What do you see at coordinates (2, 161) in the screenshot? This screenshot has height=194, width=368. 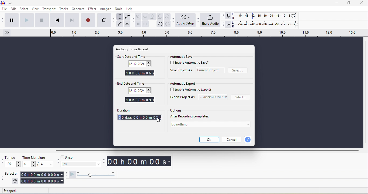 I see `audacity time signature toolbar` at bounding box center [2, 161].